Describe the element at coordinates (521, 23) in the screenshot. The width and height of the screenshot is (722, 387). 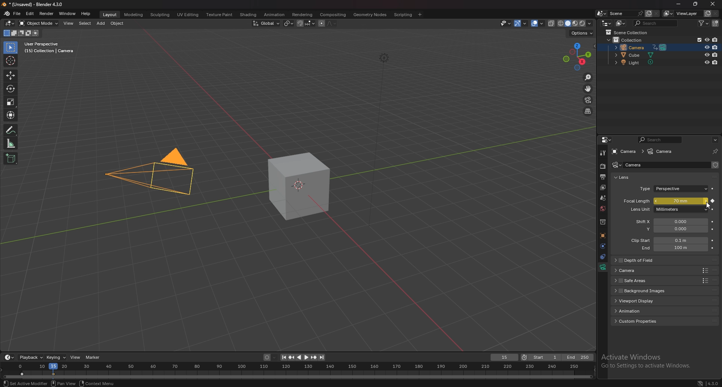
I see `gizmo` at that location.